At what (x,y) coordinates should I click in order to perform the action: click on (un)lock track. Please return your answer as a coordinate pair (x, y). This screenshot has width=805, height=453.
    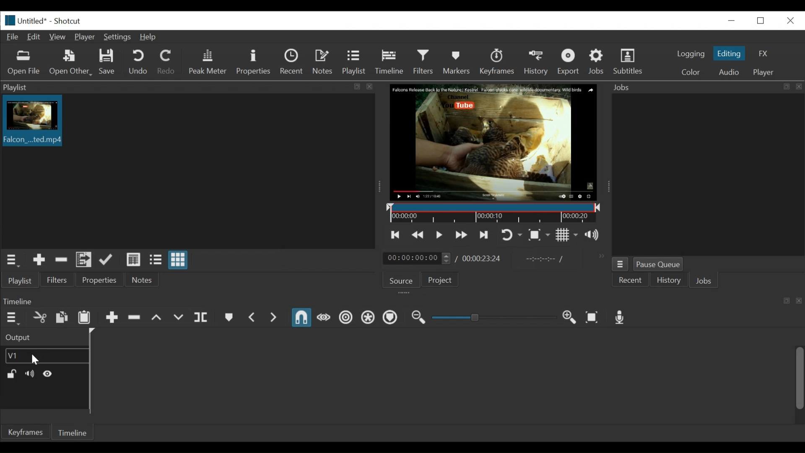
    Looking at the image, I should click on (11, 374).